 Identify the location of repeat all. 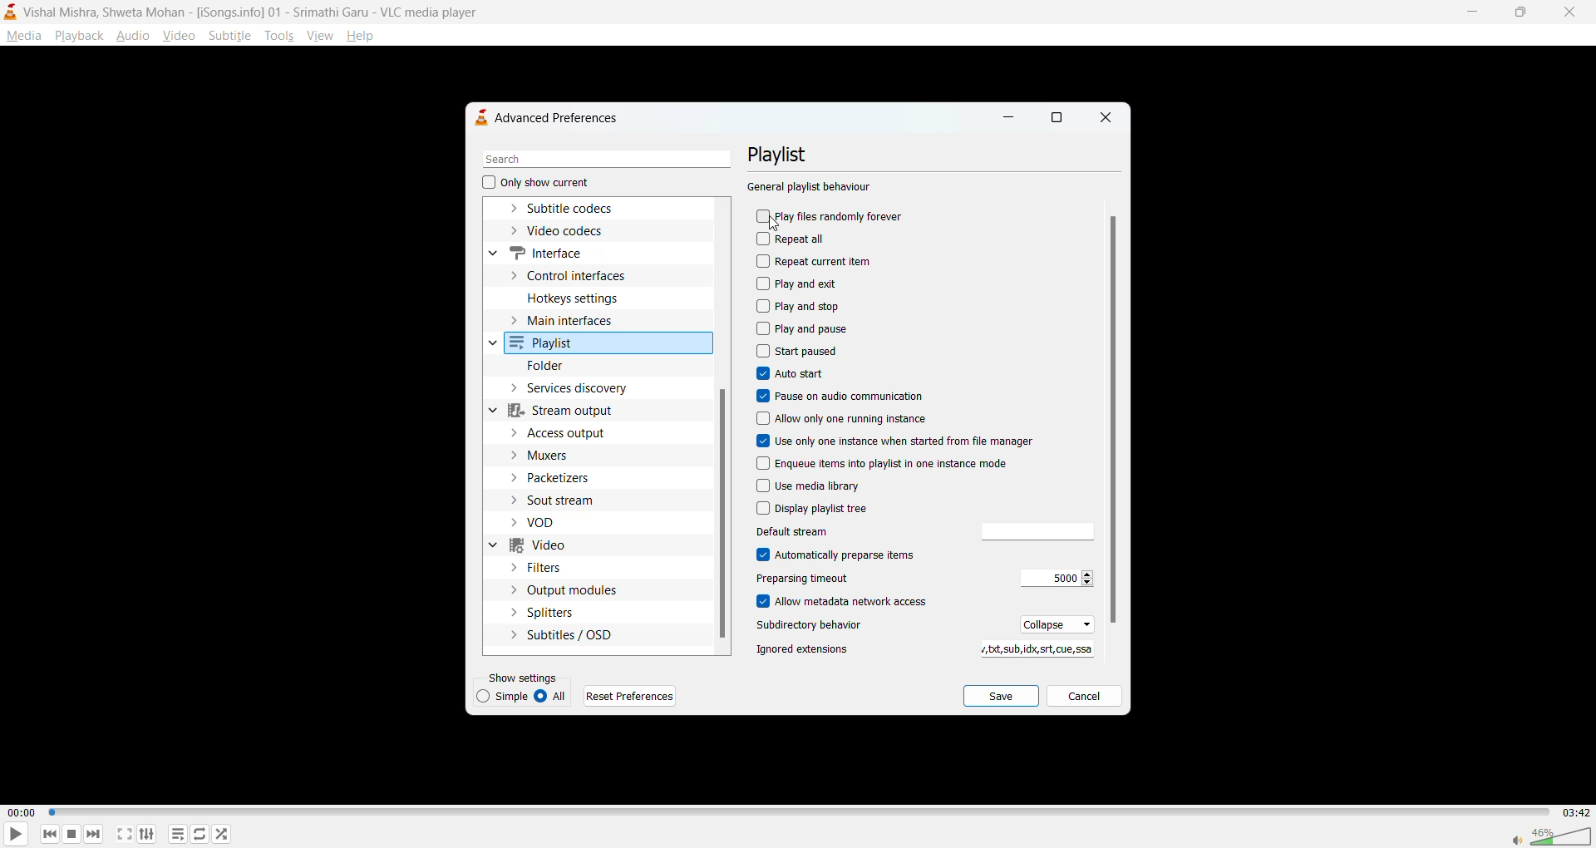
(798, 239).